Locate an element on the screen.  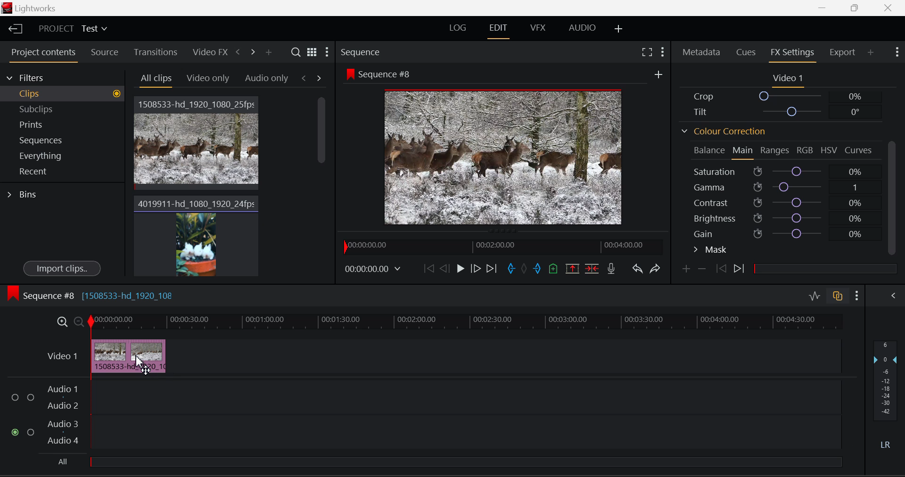
Show Settings Menu is located at coordinates (665, 54).